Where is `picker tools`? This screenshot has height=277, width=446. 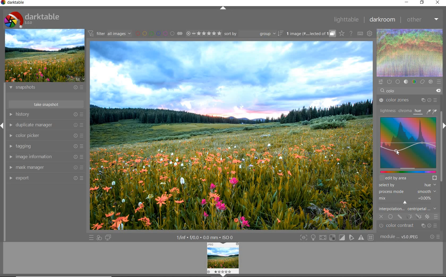
picker tools is located at coordinates (432, 111).